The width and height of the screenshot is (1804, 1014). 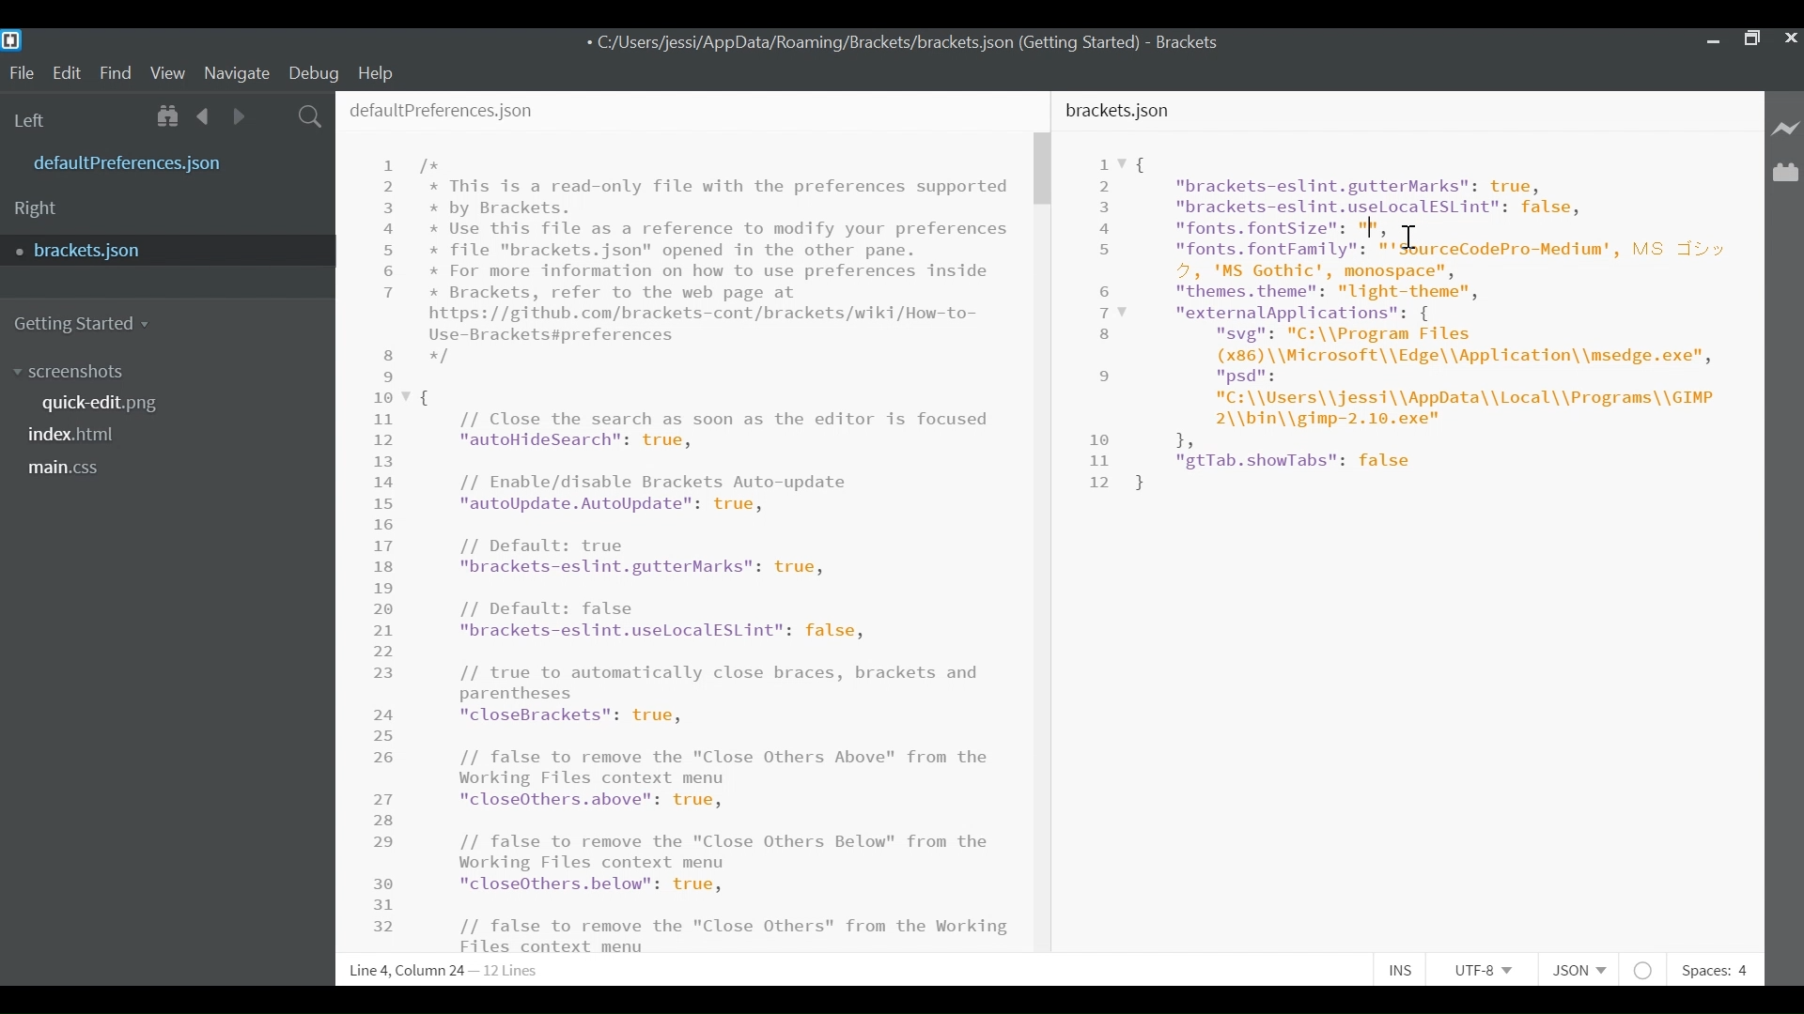 I want to click on index.html, so click(x=77, y=436).